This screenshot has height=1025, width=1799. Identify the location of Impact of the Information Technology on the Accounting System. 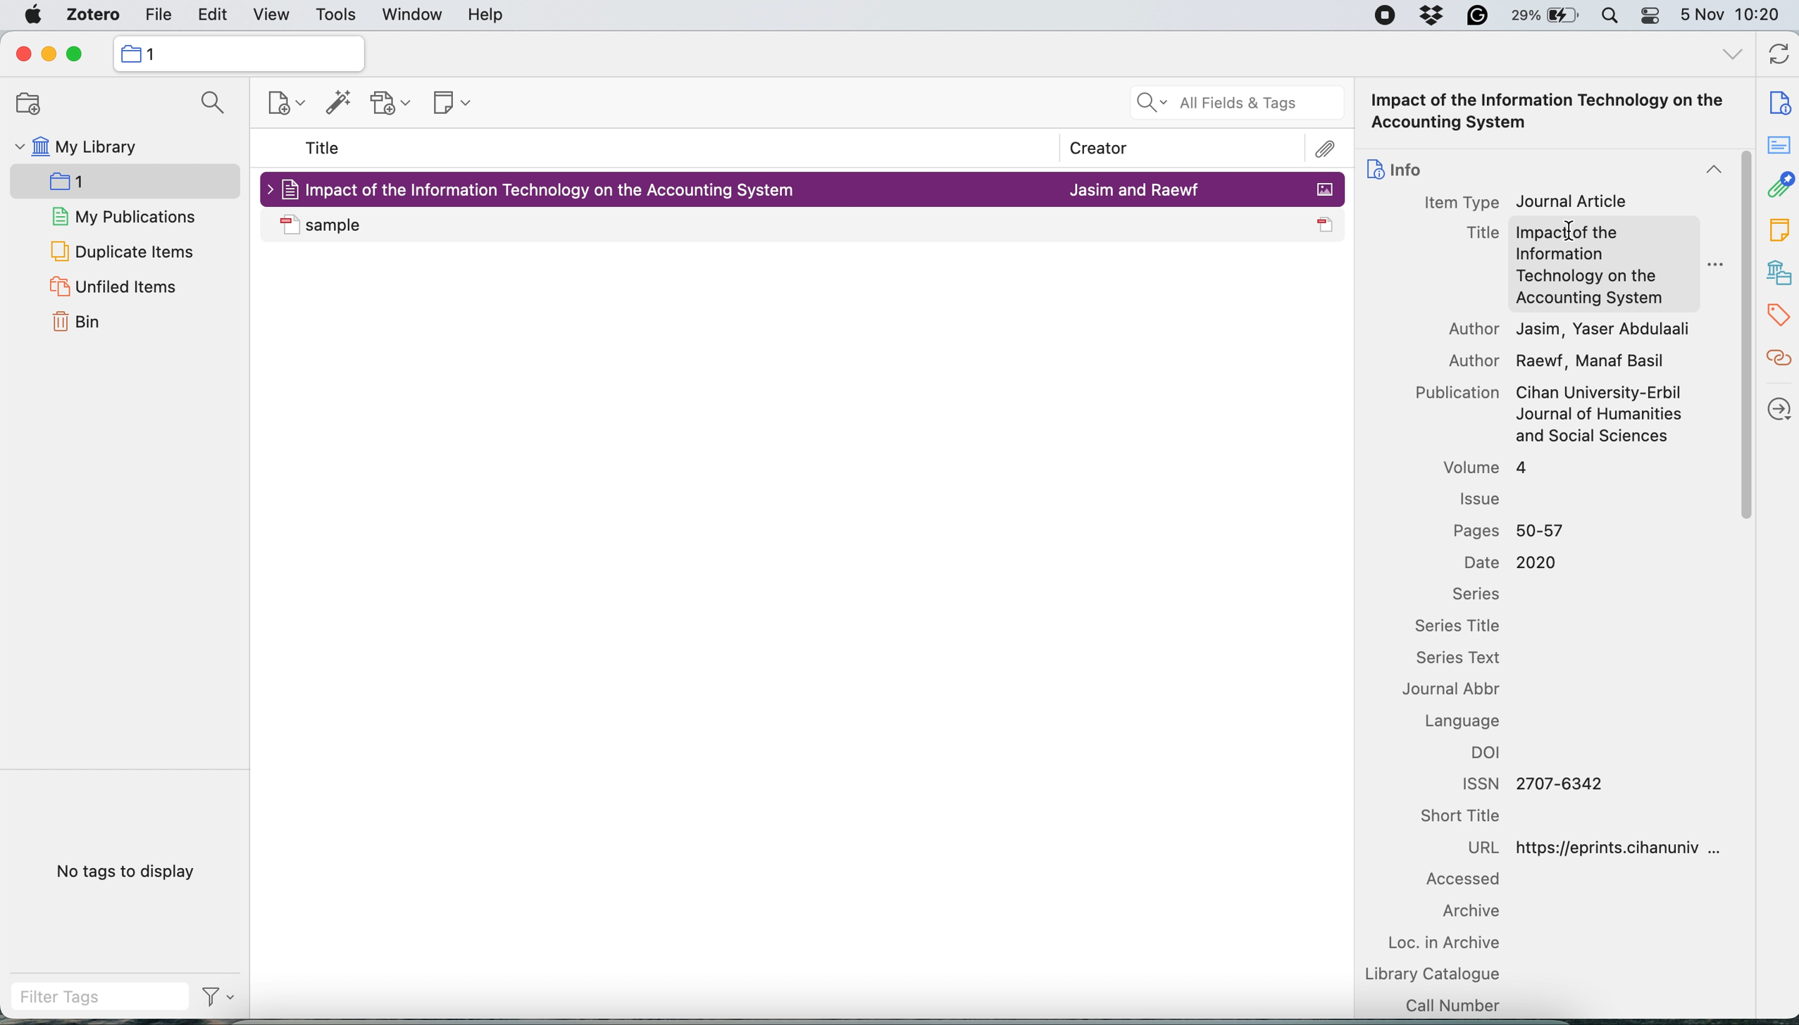
(554, 190).